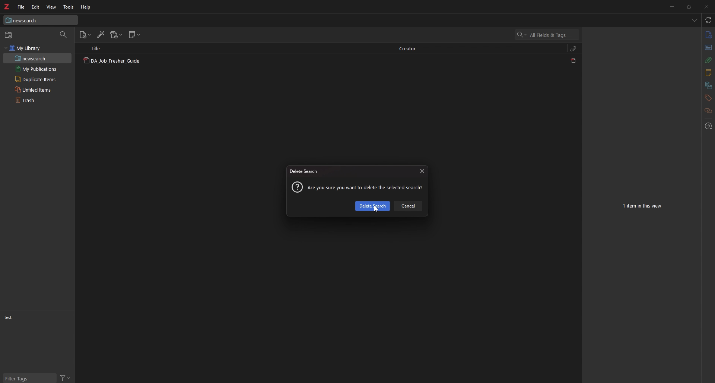 The width and height of the screenshot is (715, 383). What do you see at coordinates (36, 69) in the screenshot?
I see `My Publications` at bounding box center [36, 69].